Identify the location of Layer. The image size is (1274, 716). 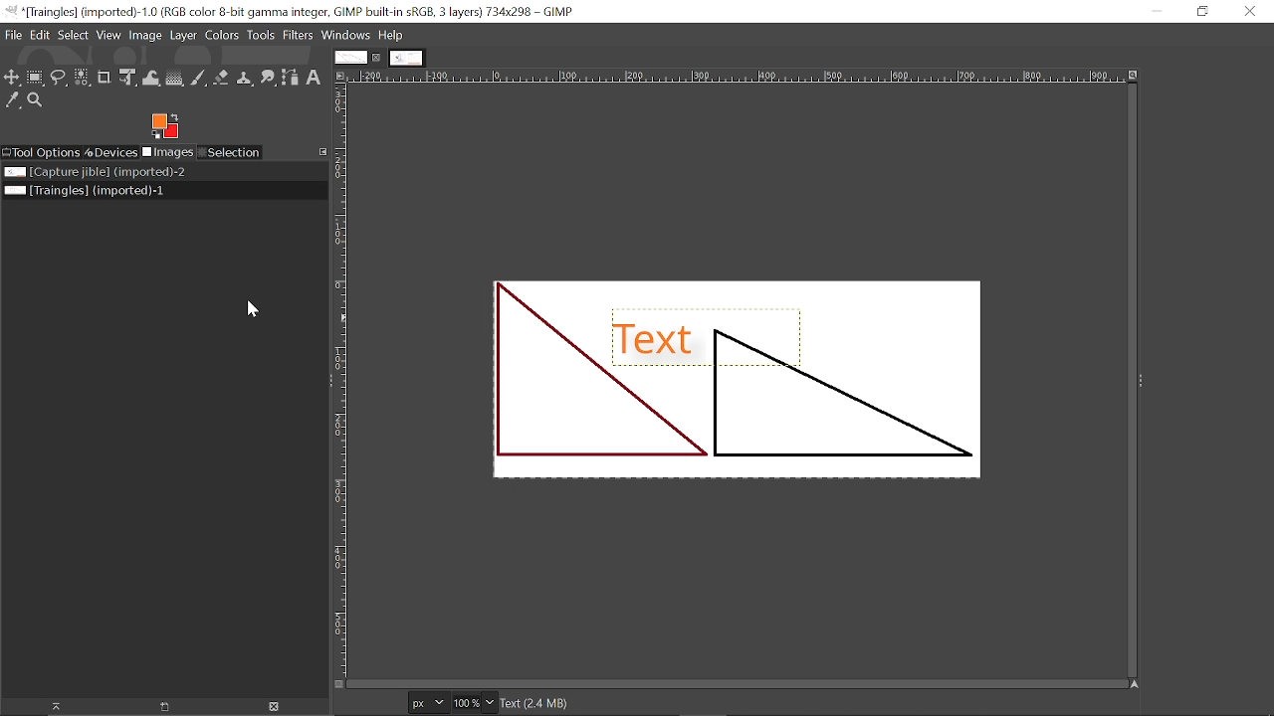
(183, 36).